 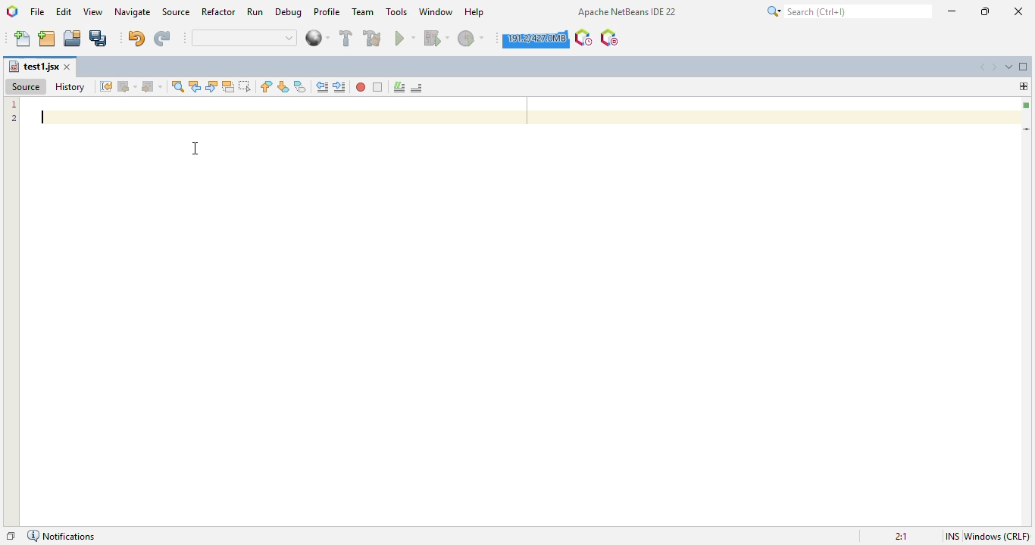 I want to click on pause I/O checks, so click(x=609, y=38).